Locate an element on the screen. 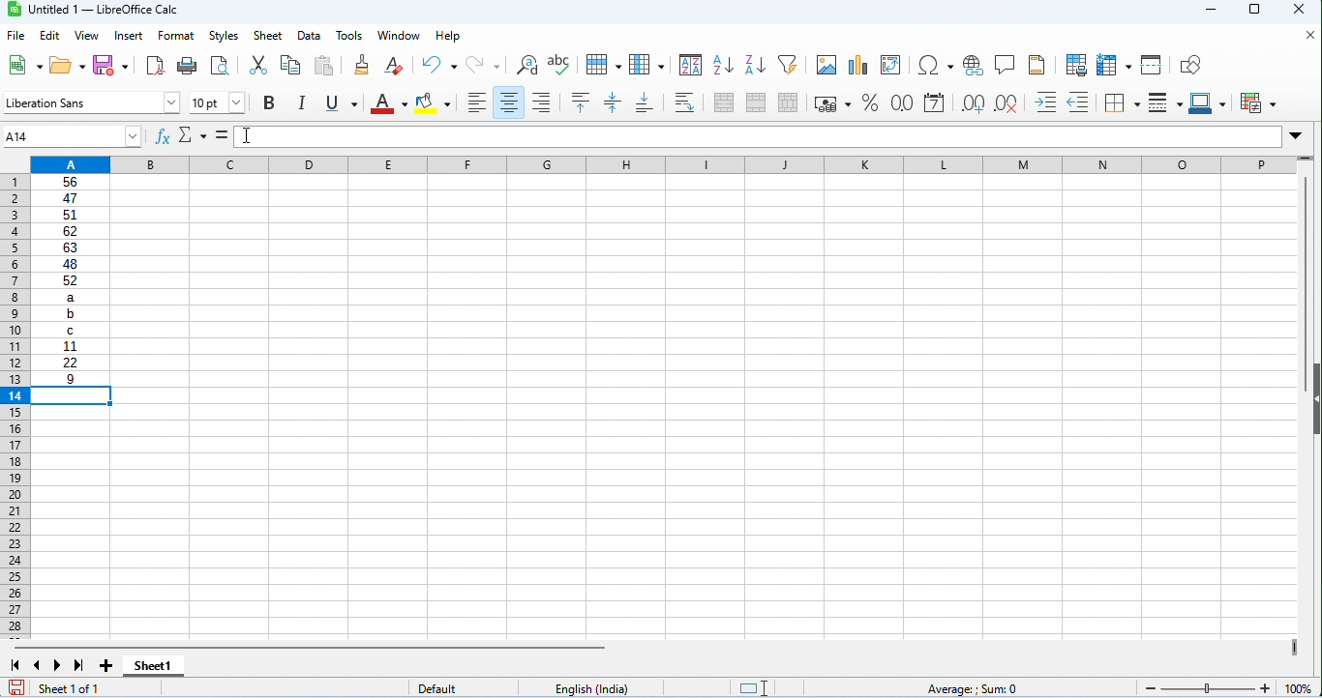  define print area is located at coordinates (1076, 64).